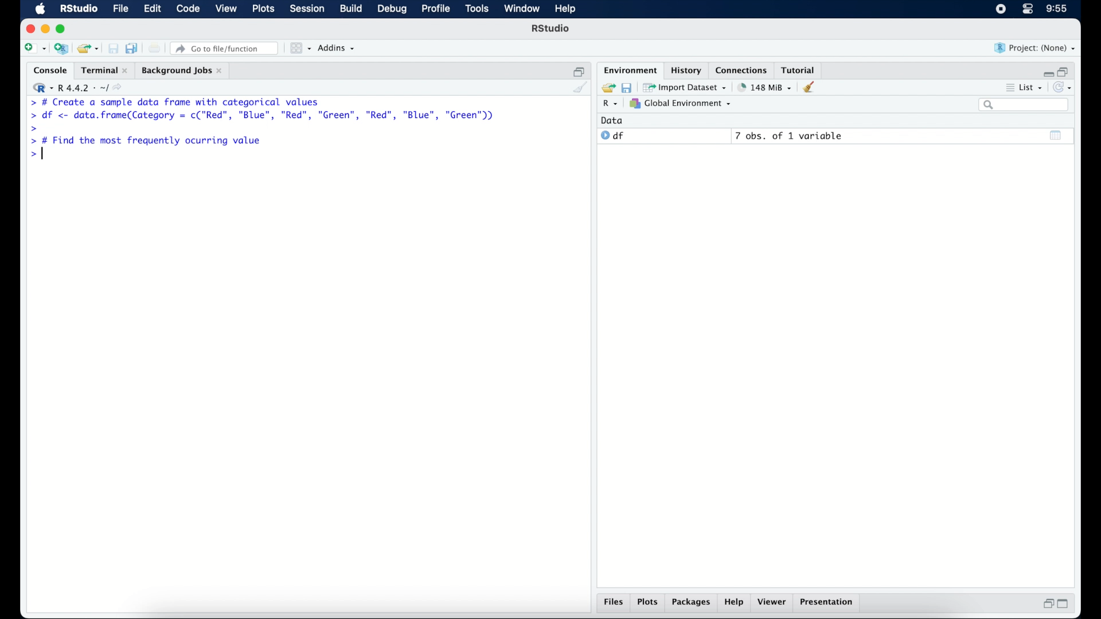 This screenshot has height=619, width=1101. I want to click on 142 MB, so click(765, 87).